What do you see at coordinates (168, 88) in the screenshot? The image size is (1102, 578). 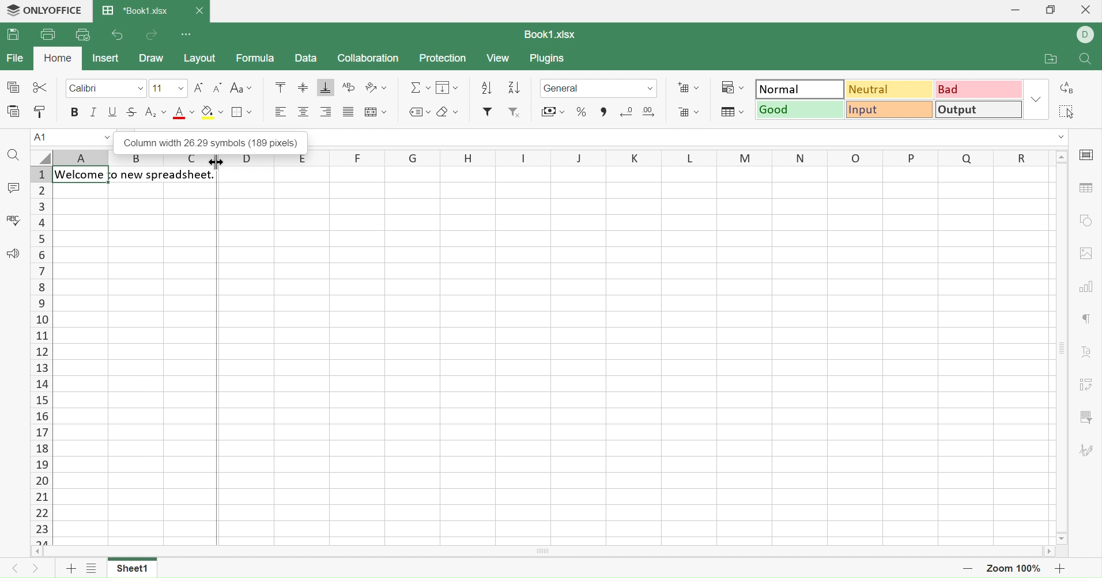 I see `font size` at bounding box center [168, 88].